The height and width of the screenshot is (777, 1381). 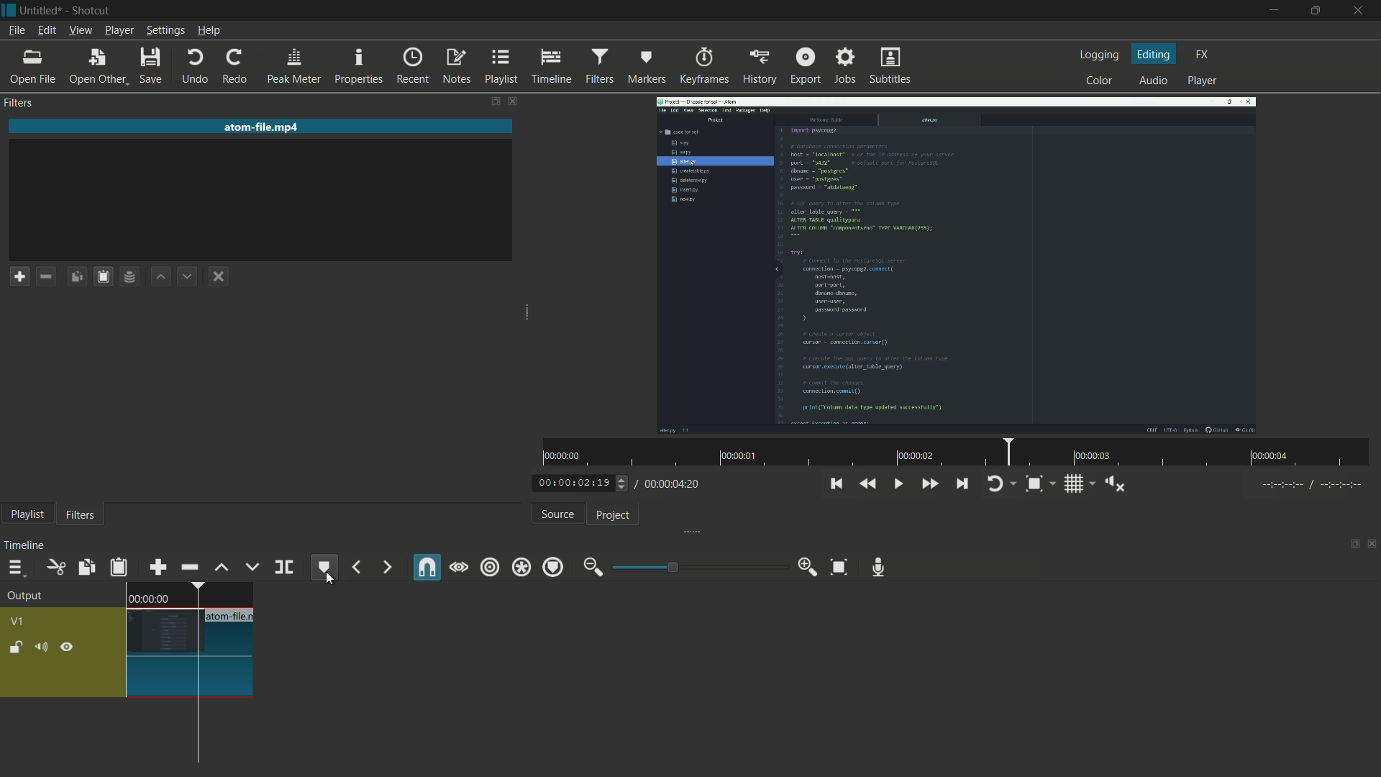 I want to click on change layout, so click(x=494, y=101).